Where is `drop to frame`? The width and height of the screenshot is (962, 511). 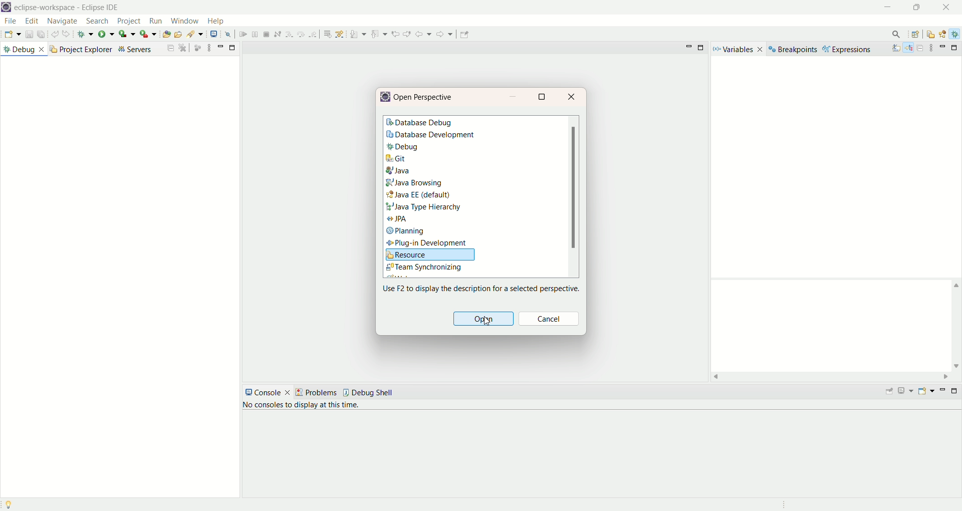
drop to frame is located at coordinates (399, 35).